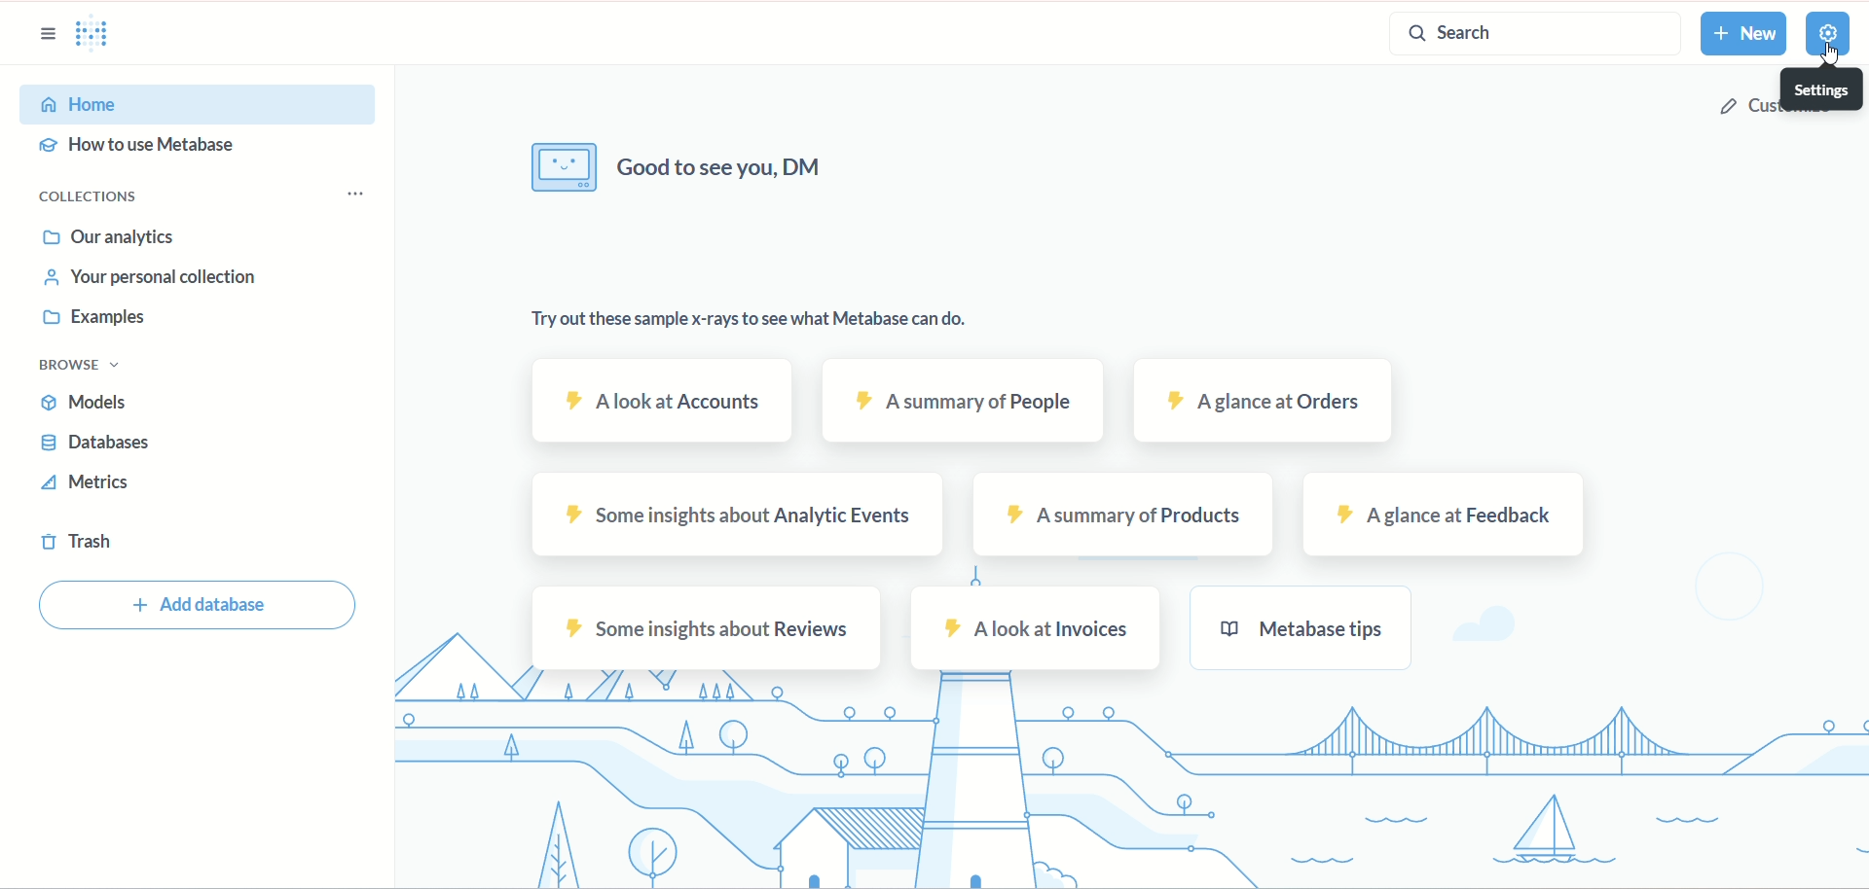  Describe the element at coordinates (1531, 36) in the screenshot. I see `search` at that location.